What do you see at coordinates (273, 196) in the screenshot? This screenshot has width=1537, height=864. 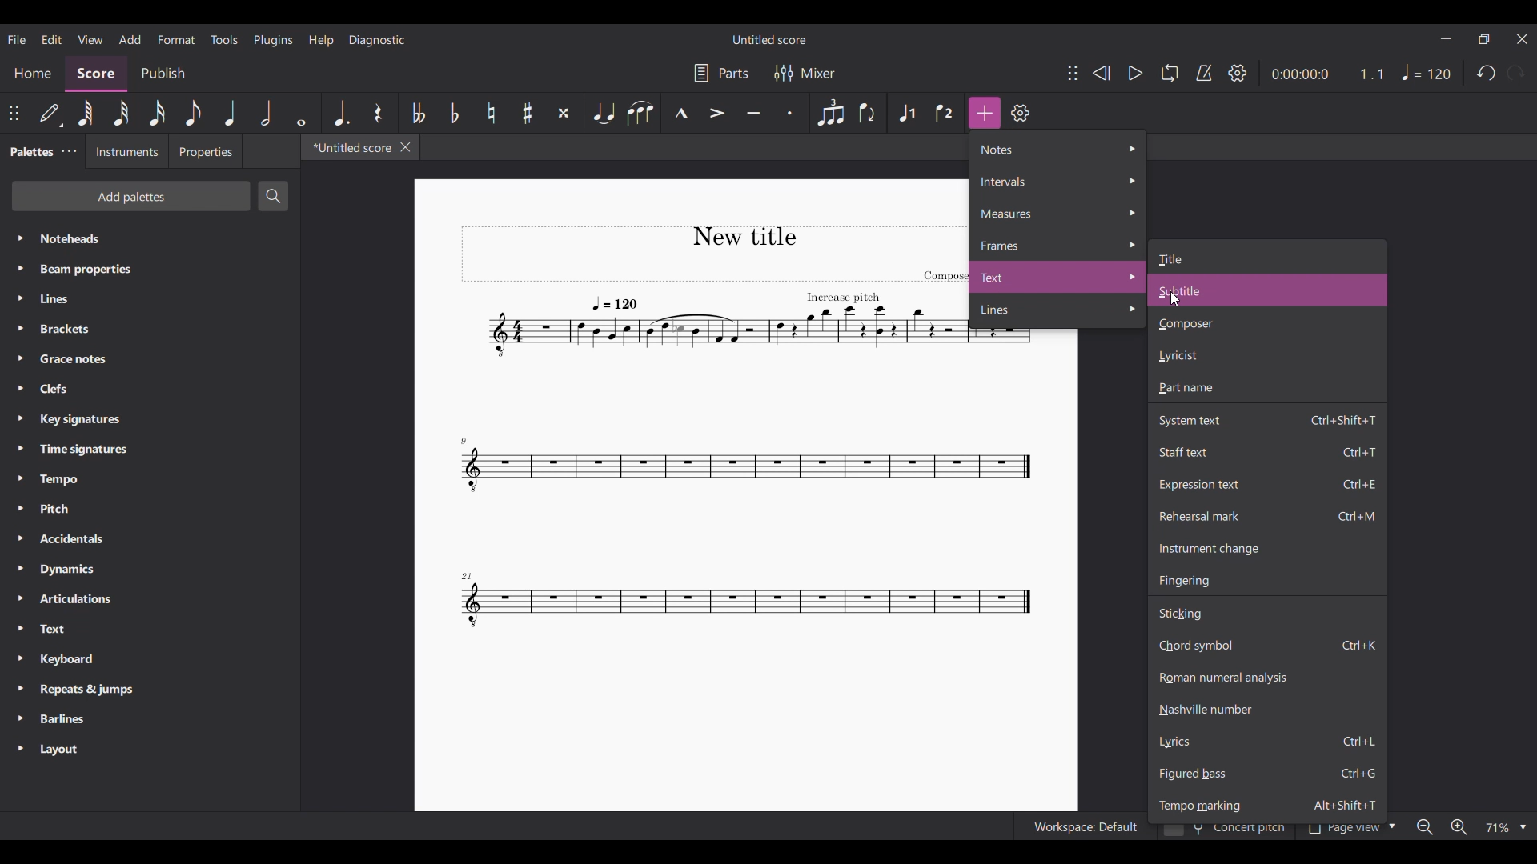 I see `Search` at bounding box center [273, 196].